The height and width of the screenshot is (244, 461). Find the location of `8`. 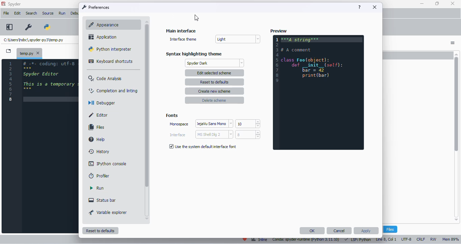

8 is located at coordinates (248, 135).